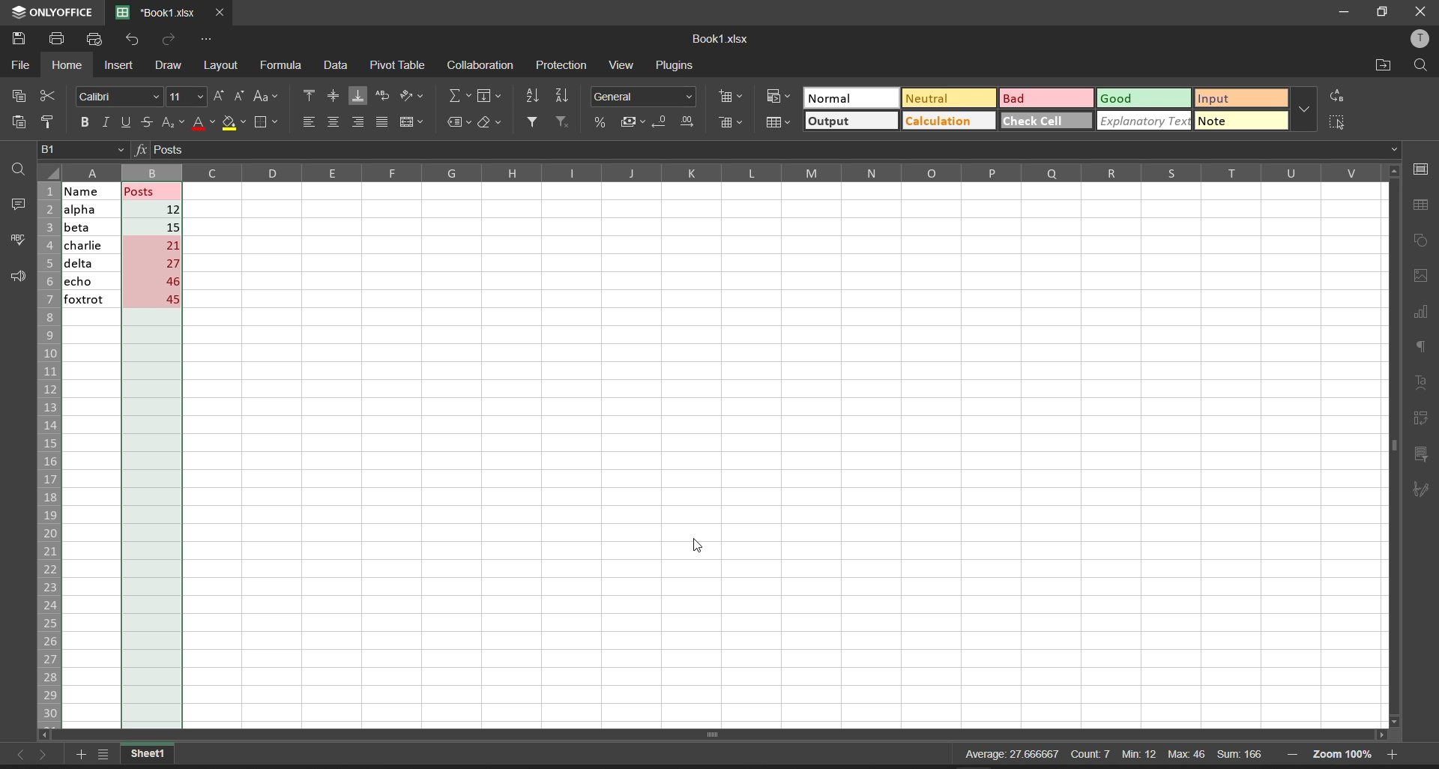 Image resolution: width=1439 pixels, height=769 pixels. Describe the element at coordinates (355, 96) in the screenshot. I see `align bottom` at that location.